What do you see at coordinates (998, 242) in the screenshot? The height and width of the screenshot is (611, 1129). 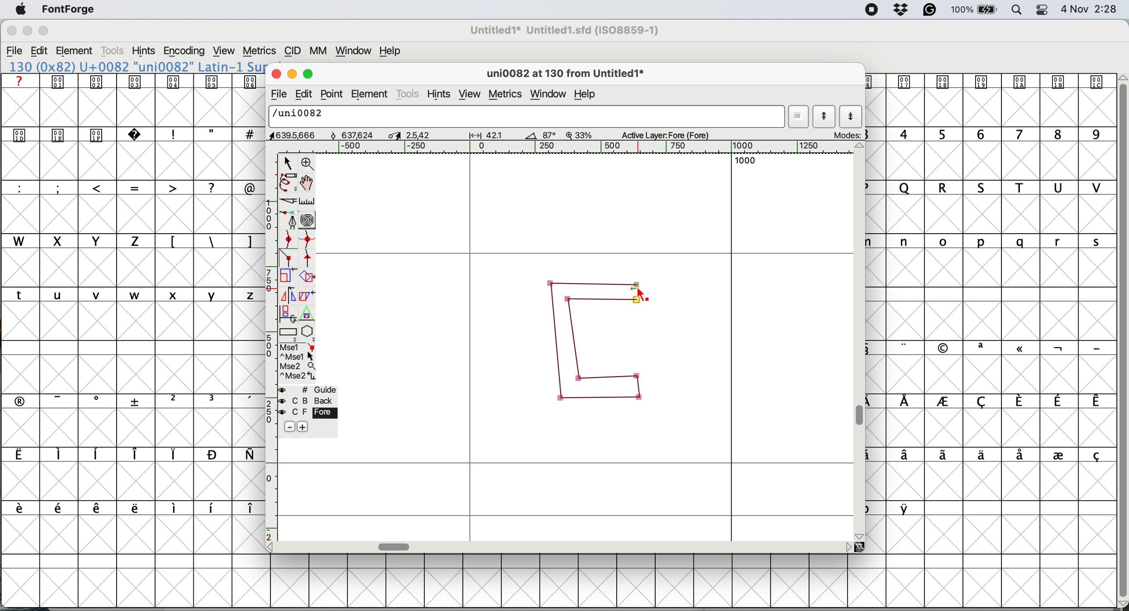 I see `lowercase letters` at bounding box center [998, 242].